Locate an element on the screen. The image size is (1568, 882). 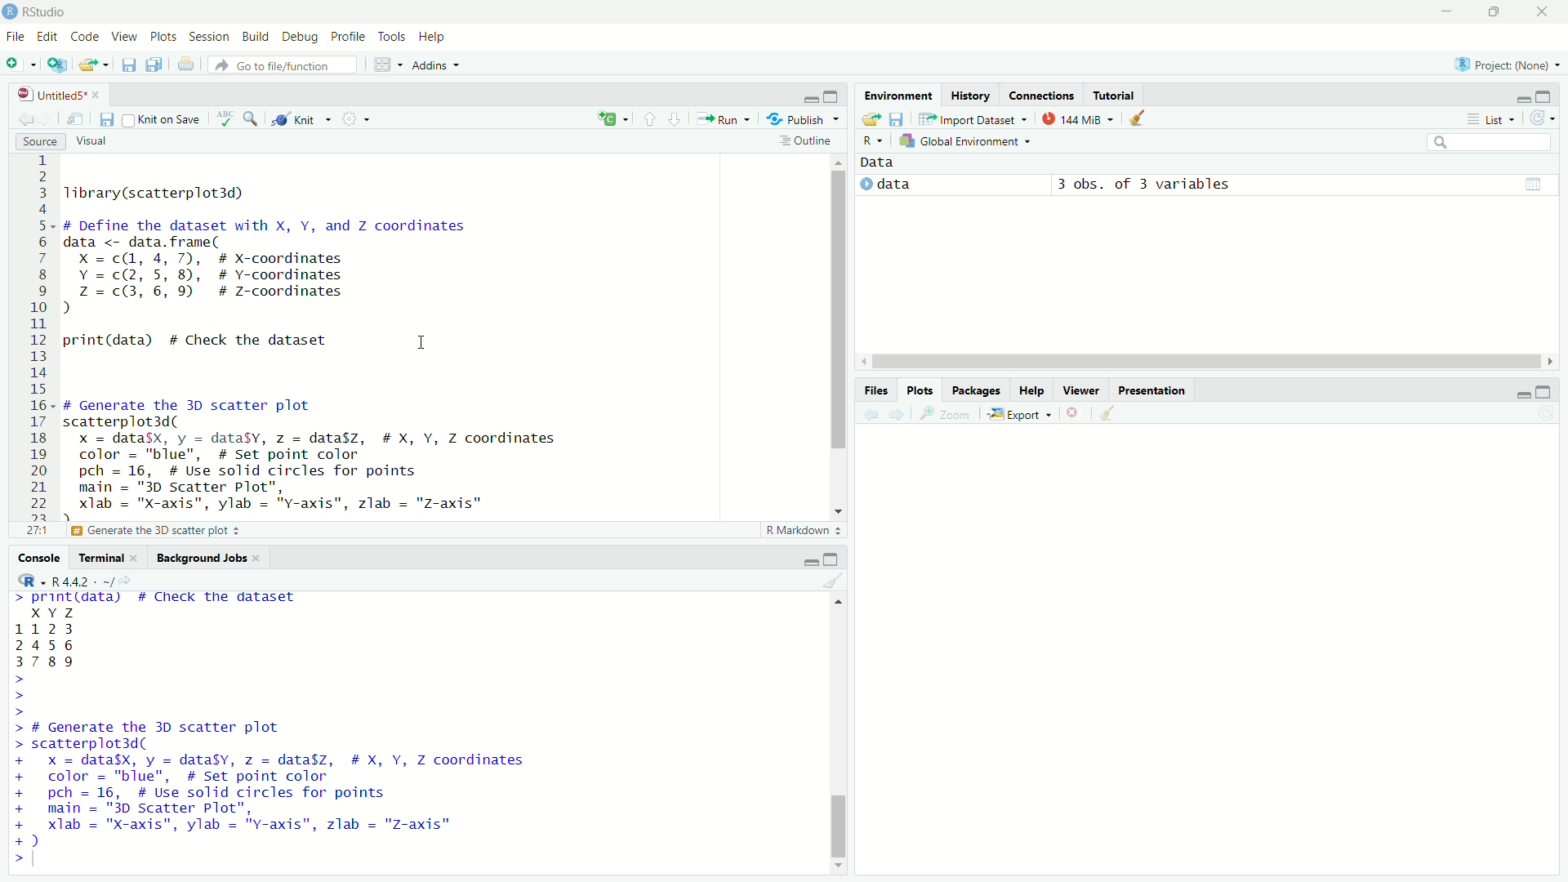
Save workspace as is located at coordinates (896, 117).